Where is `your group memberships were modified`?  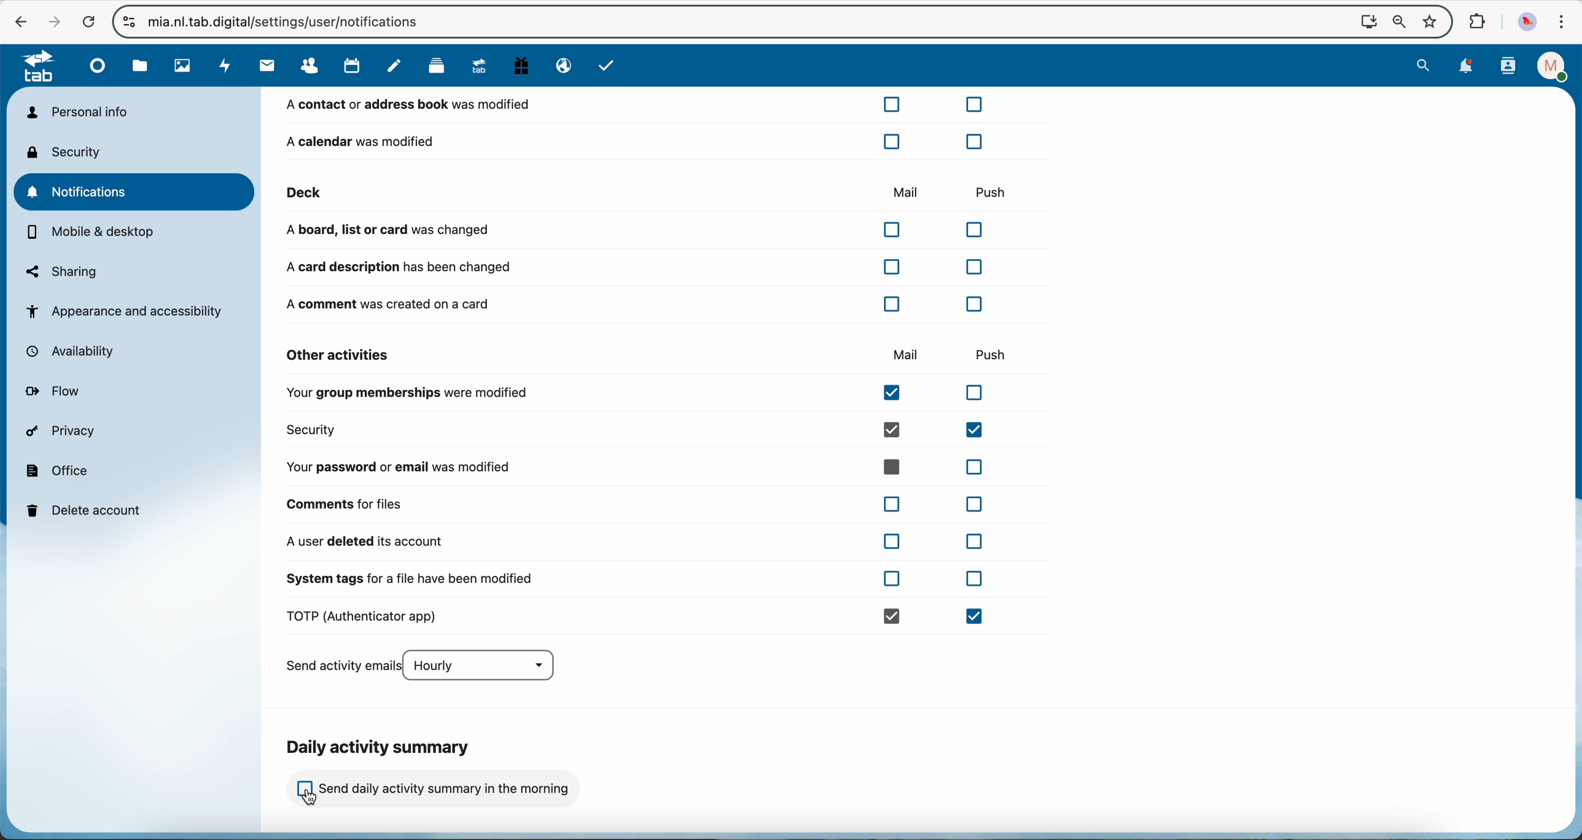
your group memberships were modified is located at coordinates (642, 395).